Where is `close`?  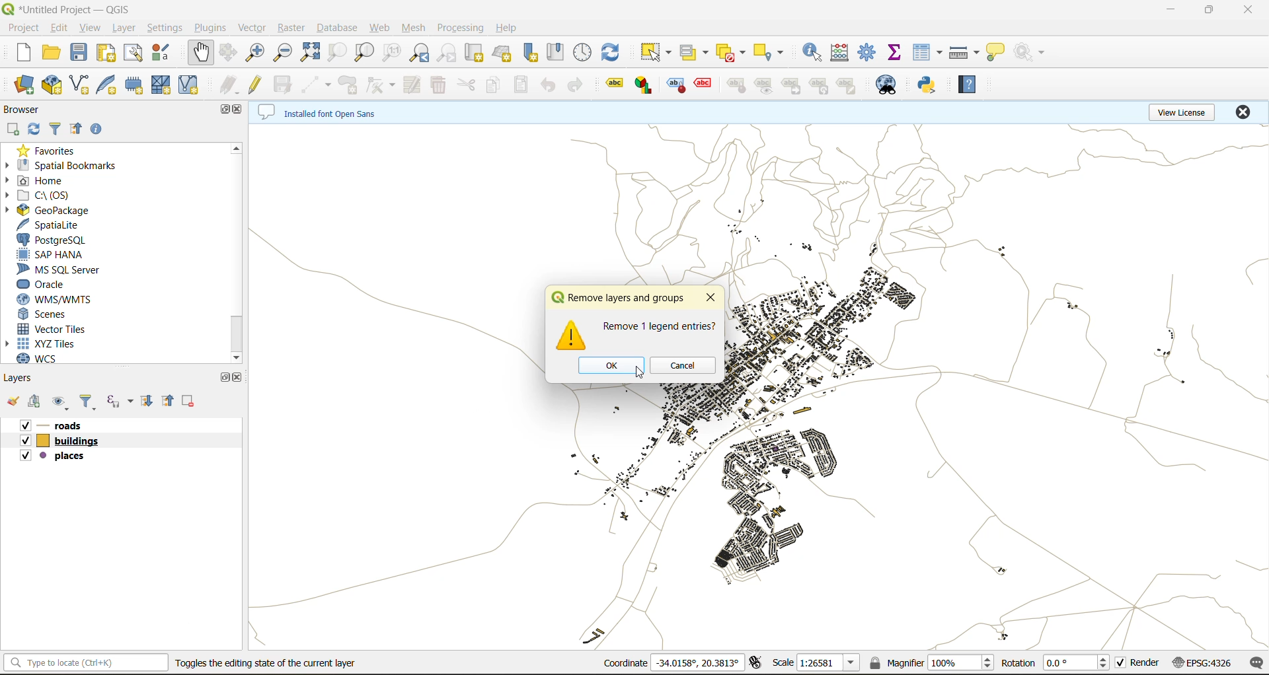 close is located at coordinates (1245, 10).